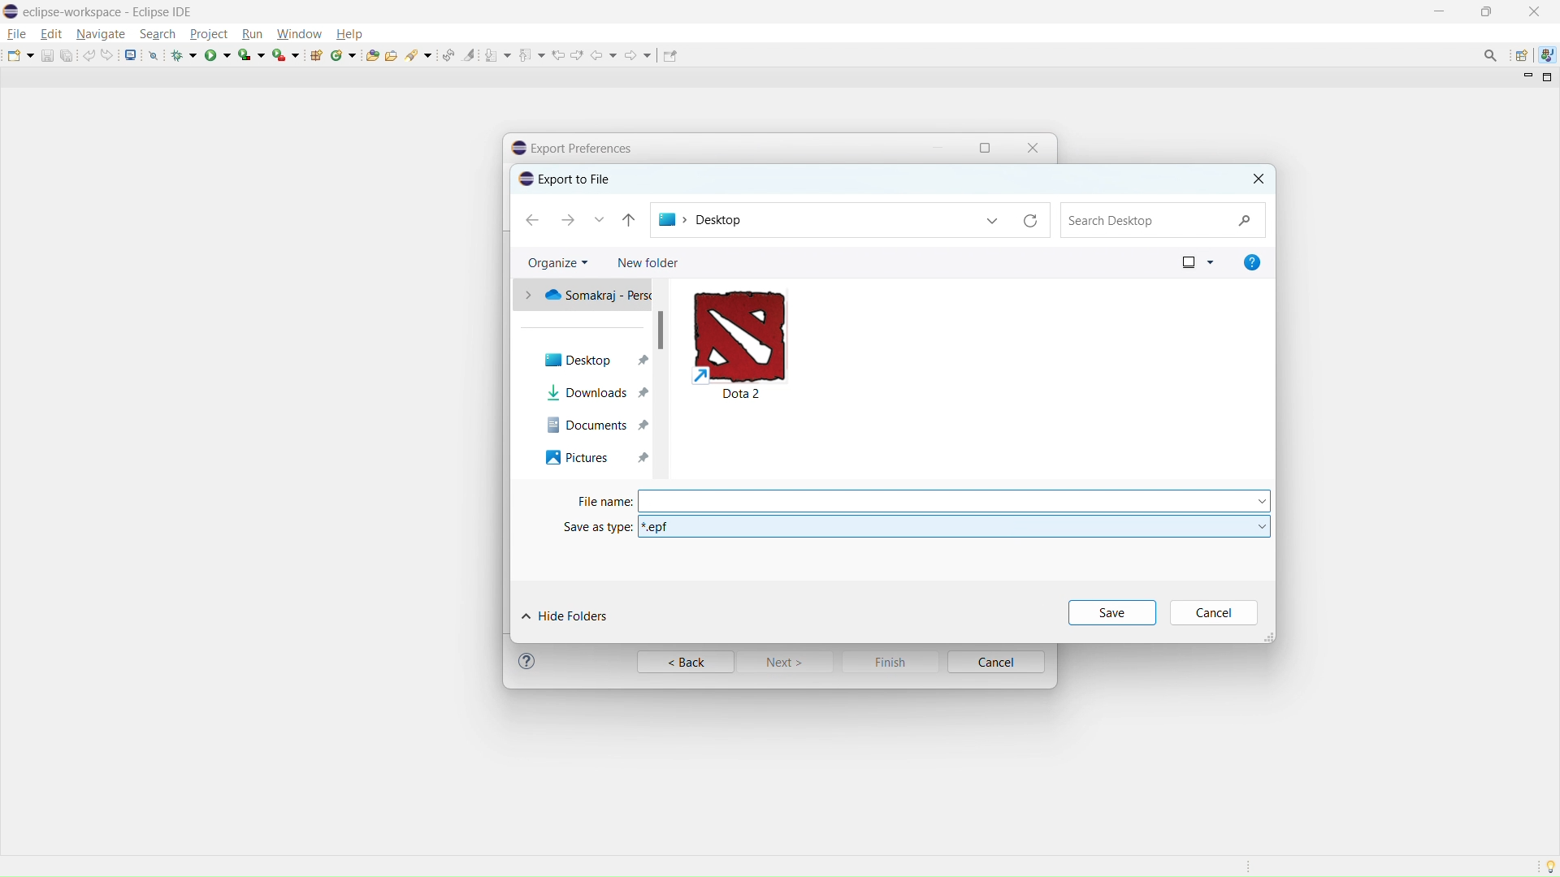 The height and width of the screenshot is (877, 1560). What do you see at coordinates (1520, 55) in the screenshot?
I see `open perspective` at bounding box center [1520, 55].